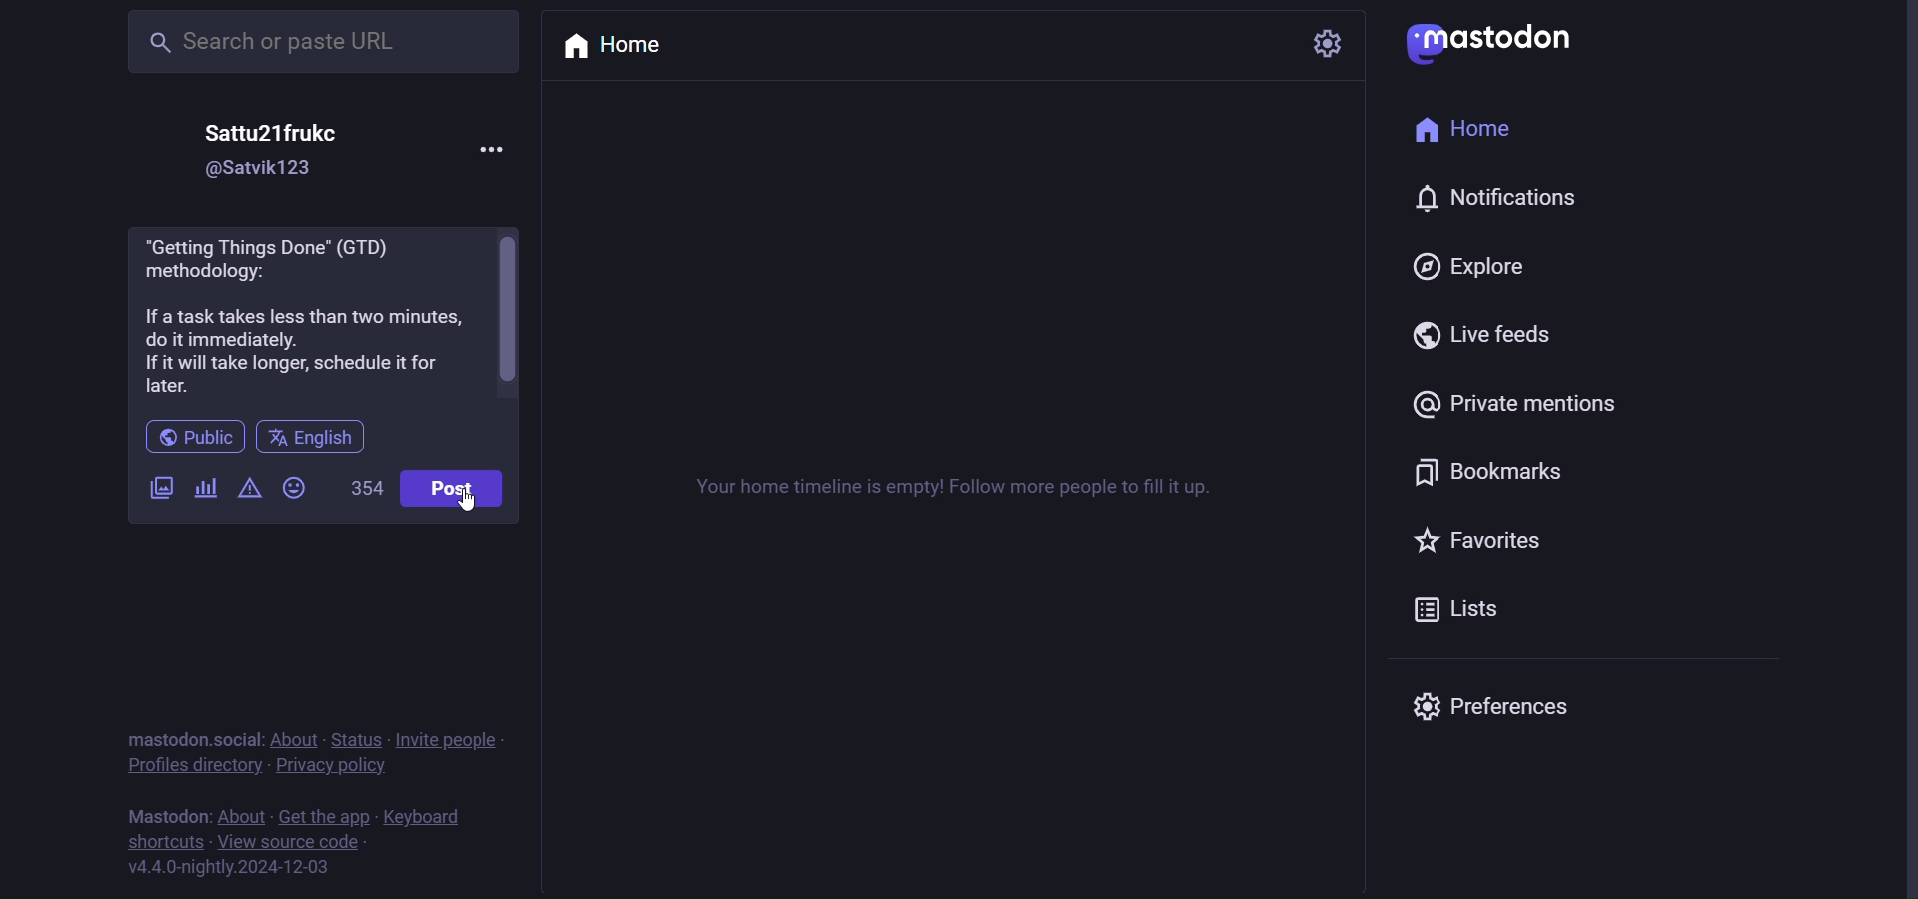  Describe the element at coordinates (189, 739) in the screenshot. I see `mastodon social` at that location.